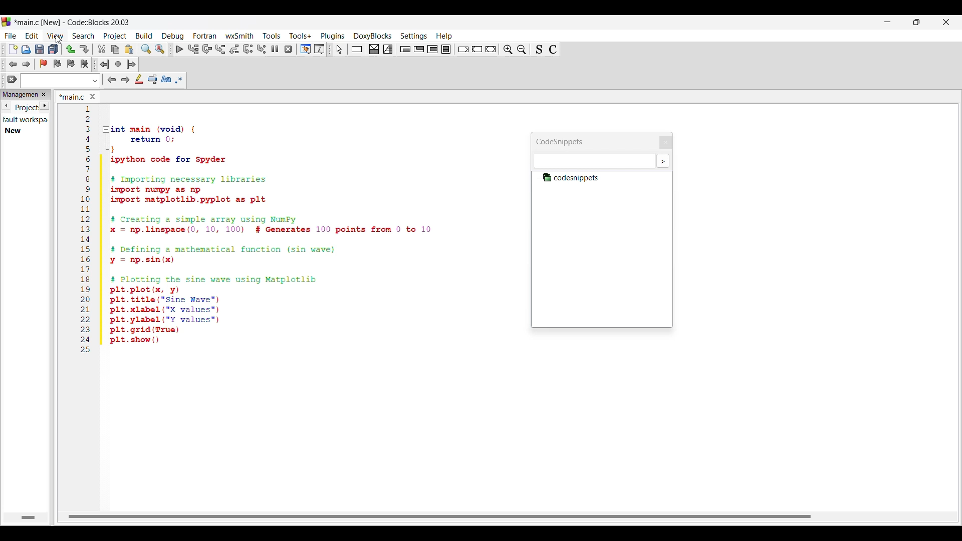 The image size is (962, 541). Describe the element at coordinates (463, 50) in the screenshot. I see `Break instruction` at that location.